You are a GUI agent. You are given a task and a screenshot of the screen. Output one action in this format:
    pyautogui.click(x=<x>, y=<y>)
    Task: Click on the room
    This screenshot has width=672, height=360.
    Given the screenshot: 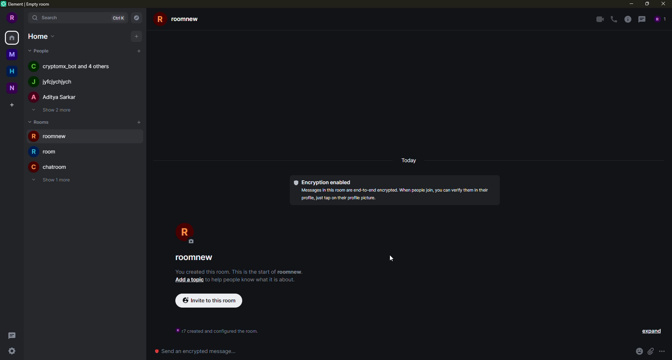 What is the action you would take?
    pyautogui.click(x=52, y=151)
    